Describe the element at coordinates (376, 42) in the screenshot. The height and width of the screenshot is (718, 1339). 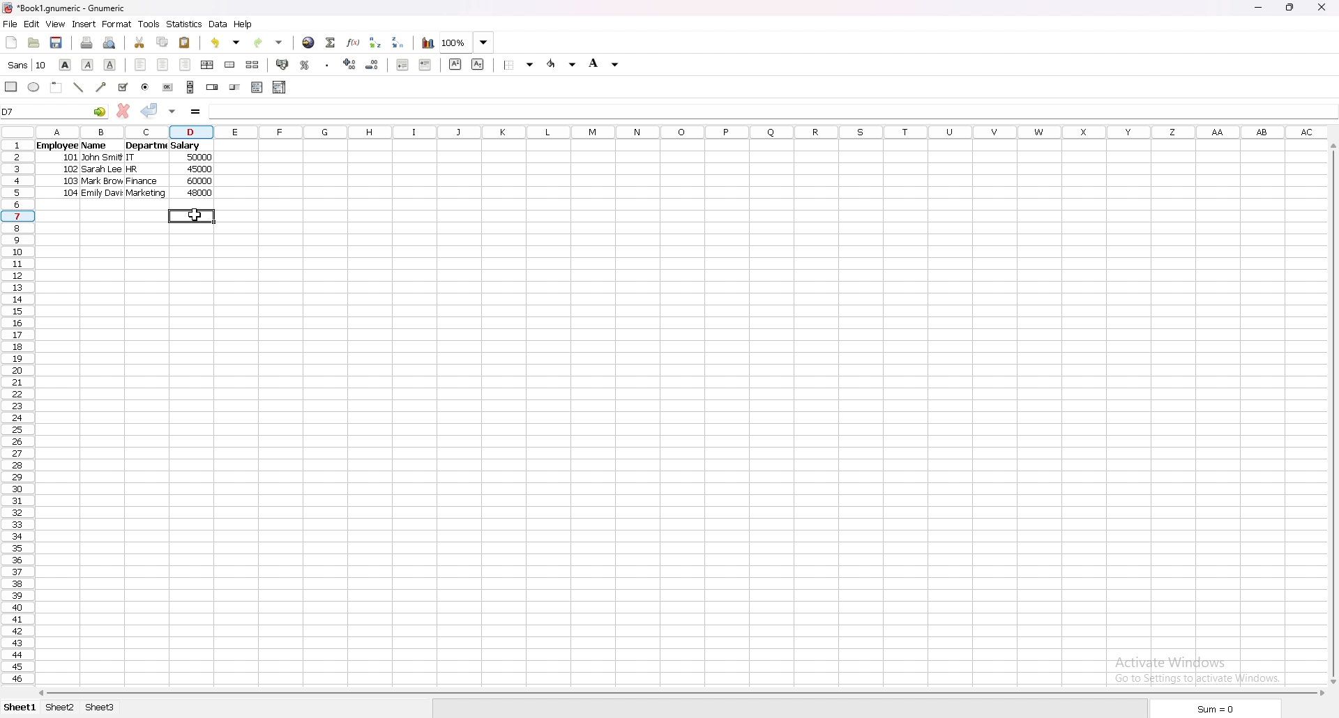
I see `sort ascending` at that location.